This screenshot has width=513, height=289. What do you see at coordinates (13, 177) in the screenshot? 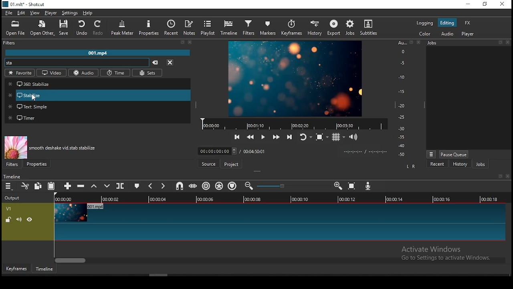
I see `Timeline` at bounding box center [13, 177].